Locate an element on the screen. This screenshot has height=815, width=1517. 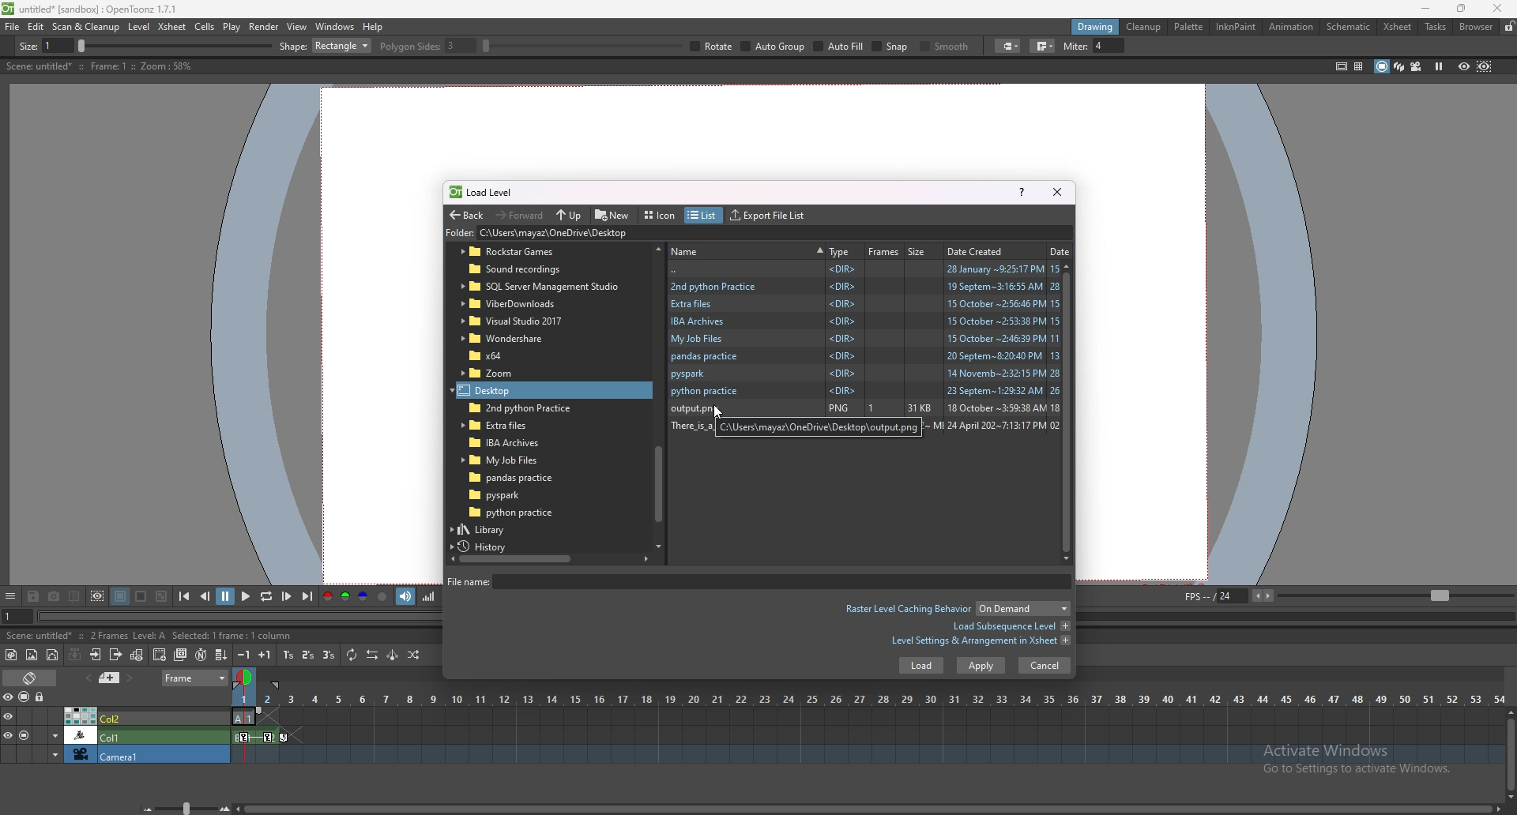
timeline is located at coordinates (868, 717).